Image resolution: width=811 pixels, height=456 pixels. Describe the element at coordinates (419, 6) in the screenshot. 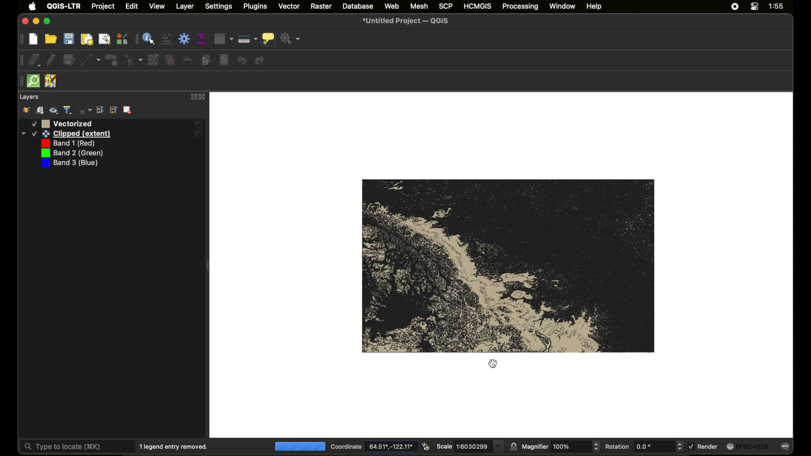

I see `mesh` at that location.